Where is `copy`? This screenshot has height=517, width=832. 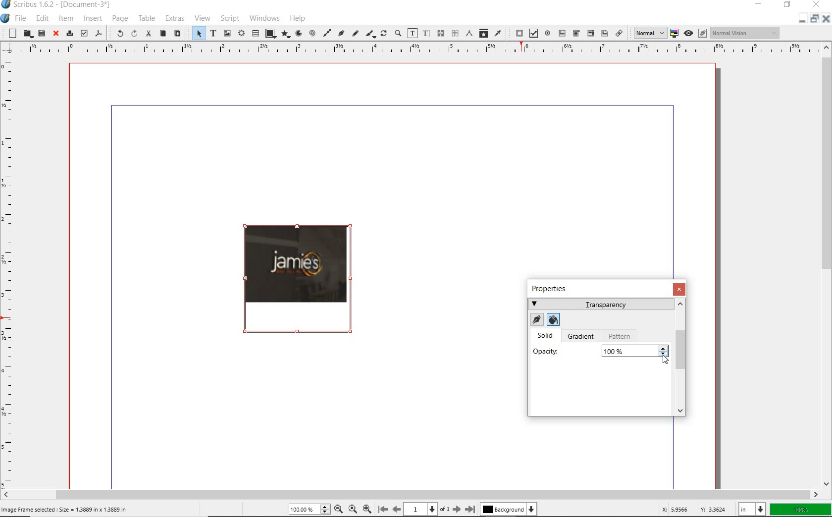 copy is located at coordinates (163, 33).